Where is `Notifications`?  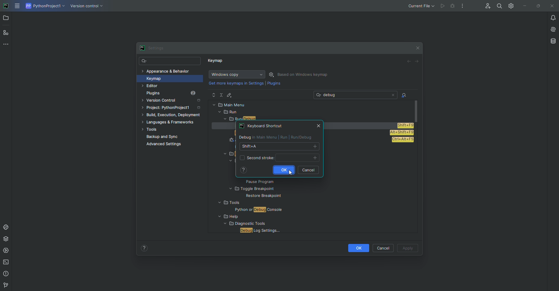
Notifications is located at coordinates (550, 17).